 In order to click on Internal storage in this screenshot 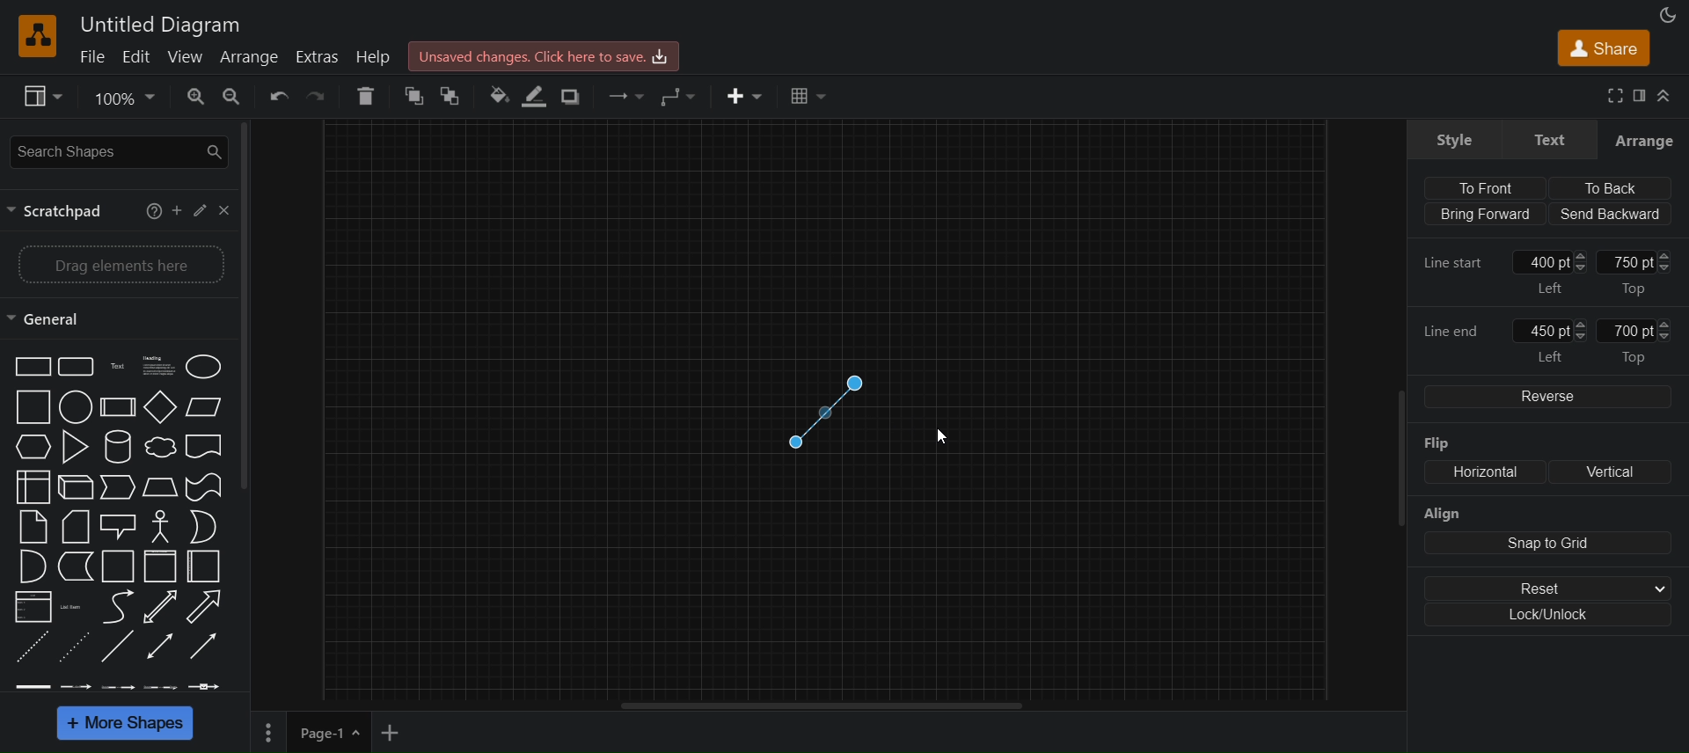, I will do `click(31, 487)`.